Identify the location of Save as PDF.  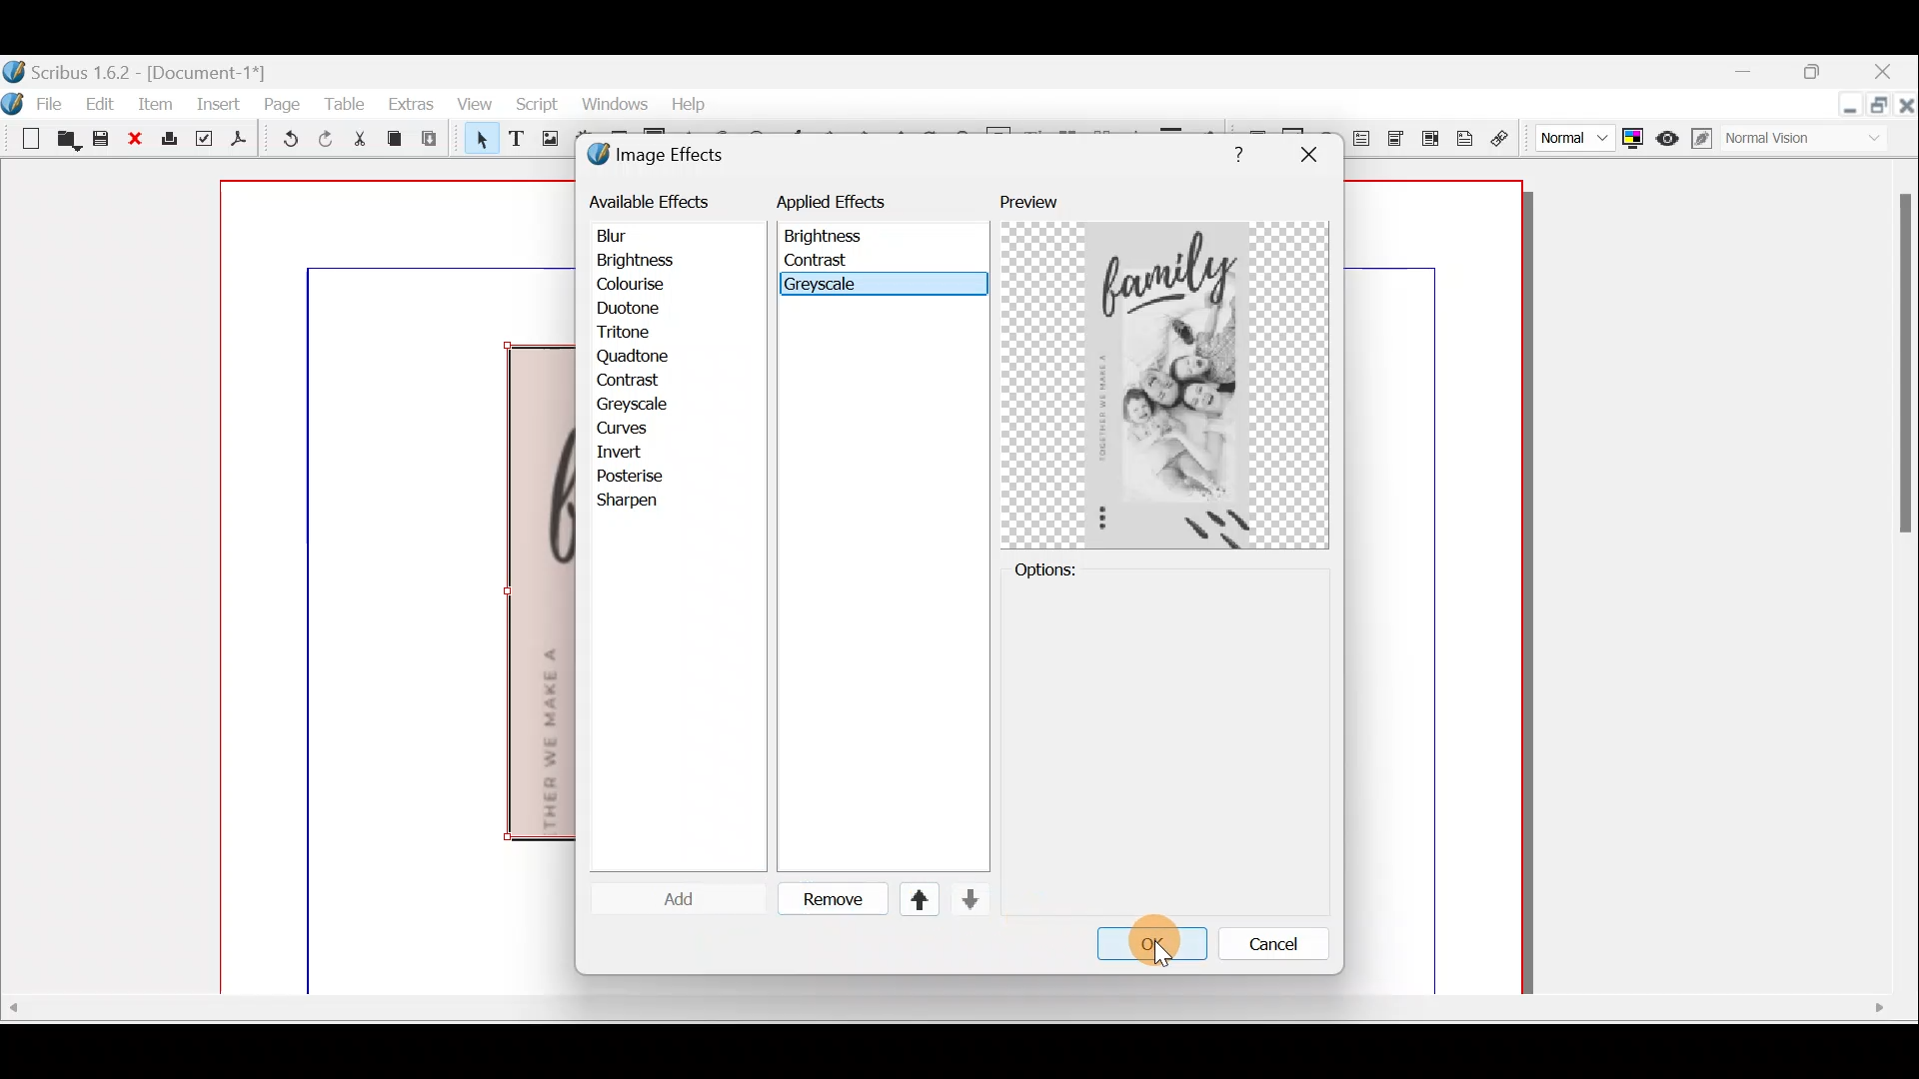
(241, 141).